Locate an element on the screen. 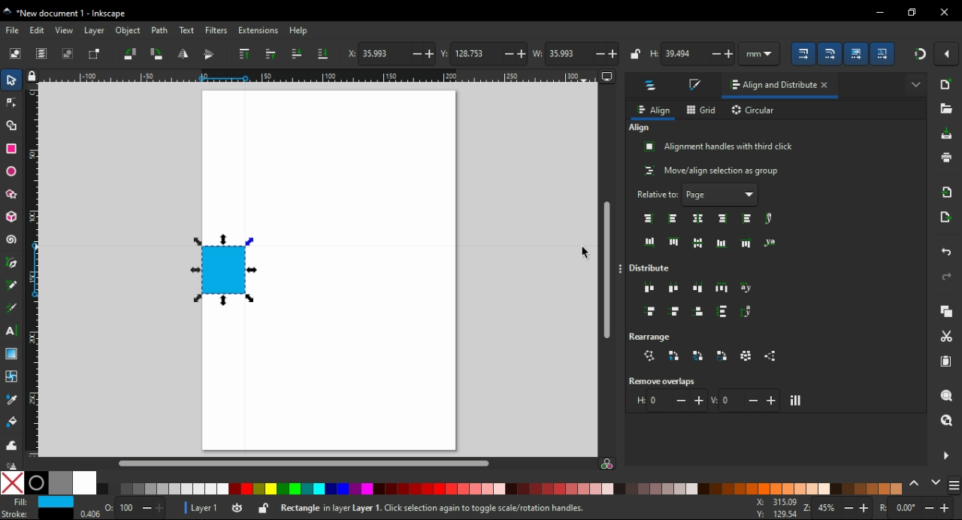 The height and width of the screenshot is (520, 962). view is located at coordinates (65, 31).